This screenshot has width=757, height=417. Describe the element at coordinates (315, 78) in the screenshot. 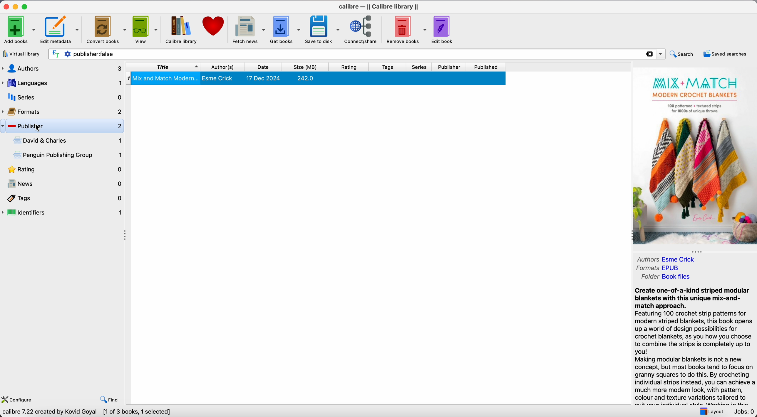

I see `Mix and Match Modern...` at that location.